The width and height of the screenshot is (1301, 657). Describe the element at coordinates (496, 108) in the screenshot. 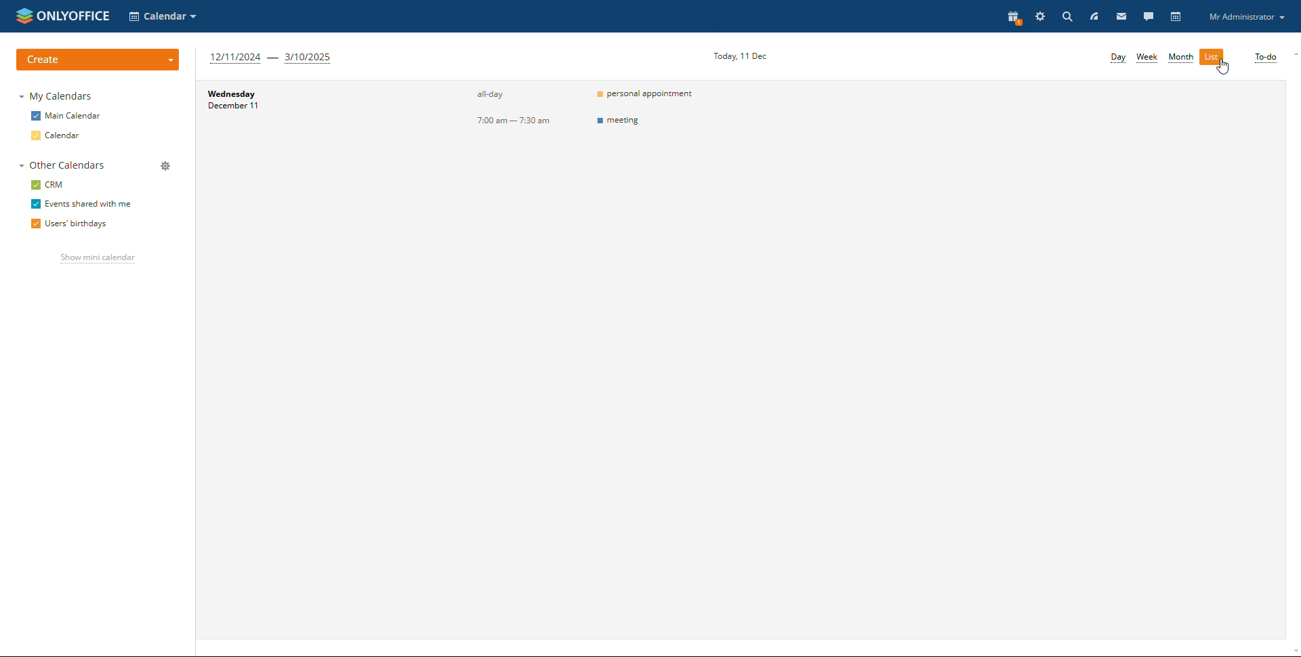

I see `timing of events` at that location.